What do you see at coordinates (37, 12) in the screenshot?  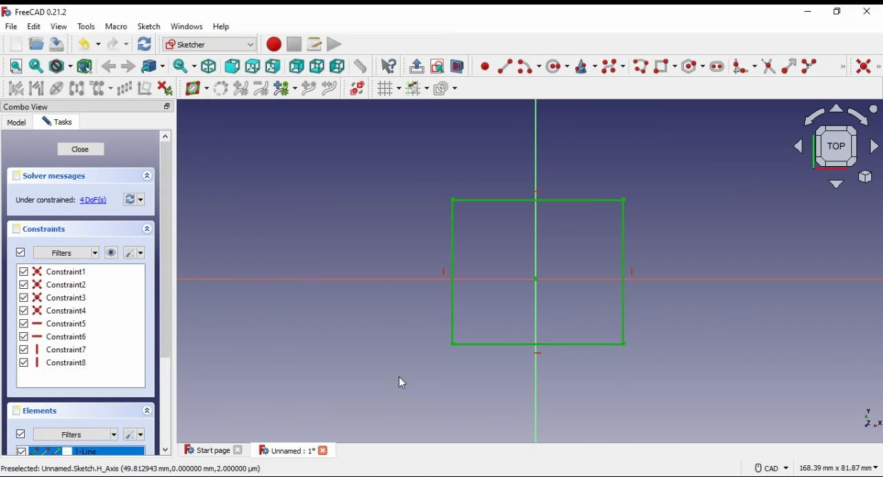 I see `icon and window name` at bounding box center [37, 12].